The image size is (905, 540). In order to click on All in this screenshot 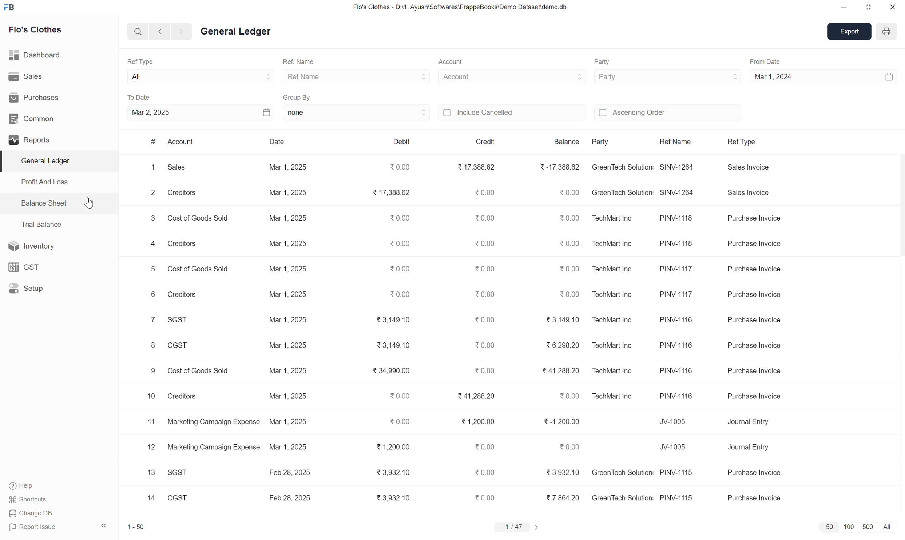, I will do `click(888, 527)`.